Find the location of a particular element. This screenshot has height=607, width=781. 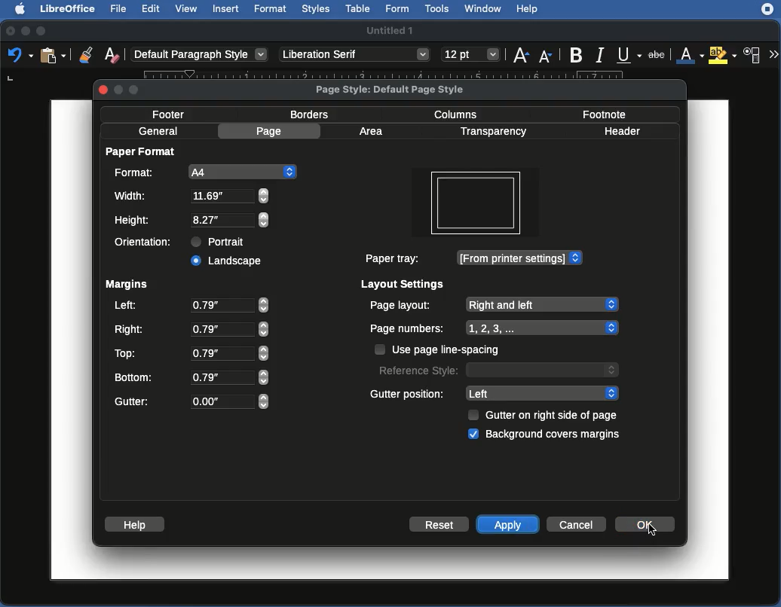

Format is located at coordinates (272, 10).